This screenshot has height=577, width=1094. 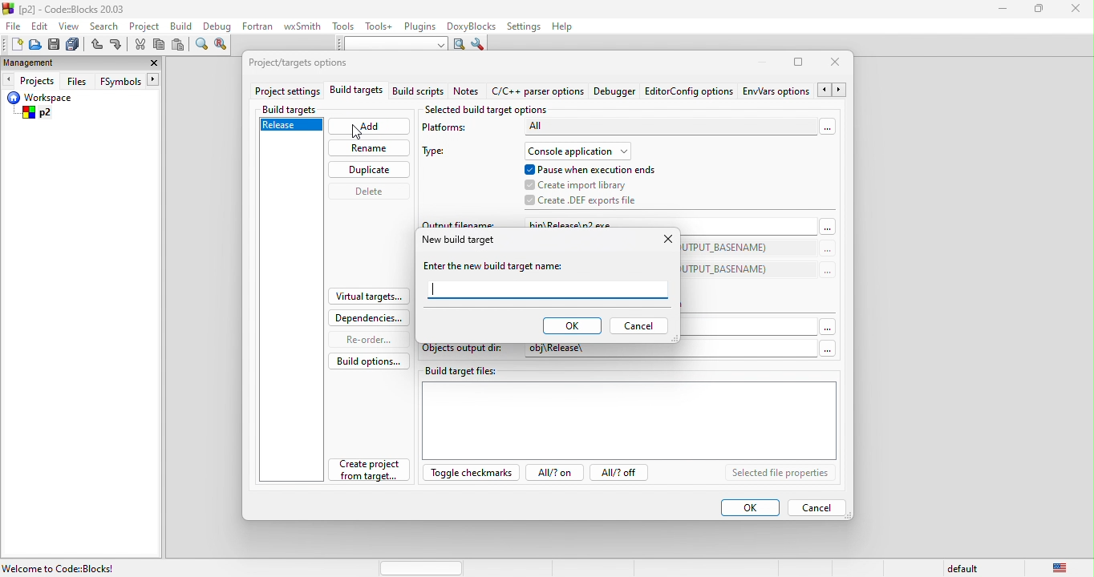 What do you see at coordinates (358, 129) in the screenshot?
I see `cursor movement` at bounding box center [358, 129].